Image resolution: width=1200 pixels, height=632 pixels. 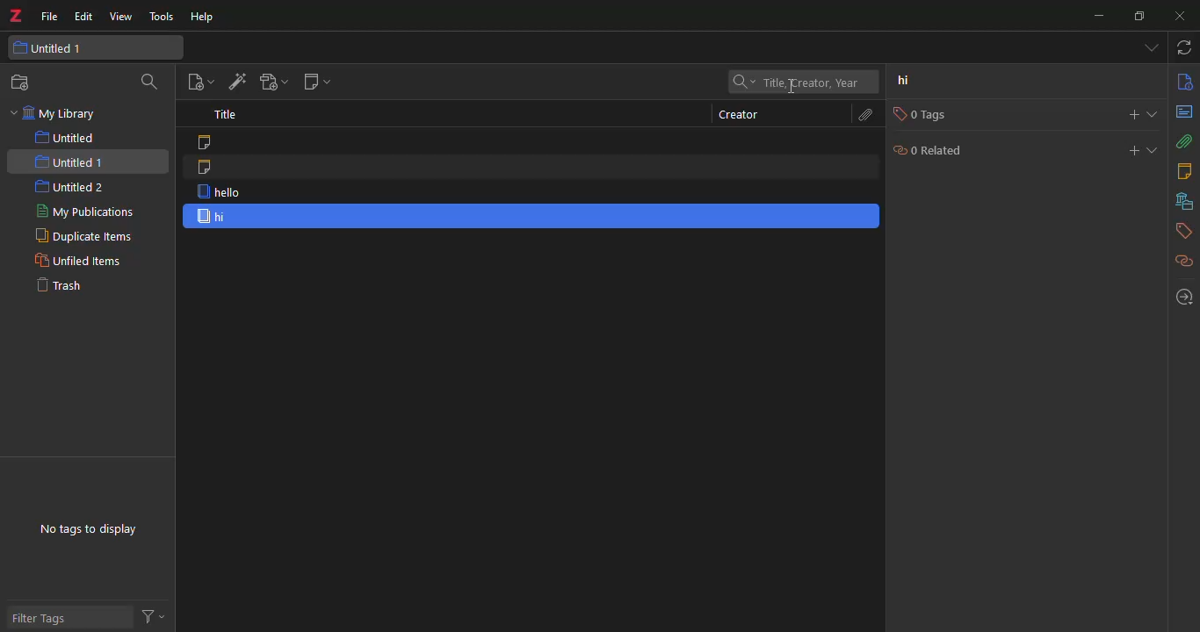 What do you see at coordinates (1152, 149) in the screenshot?
I see `expand` at bounding box center [1152, 149].